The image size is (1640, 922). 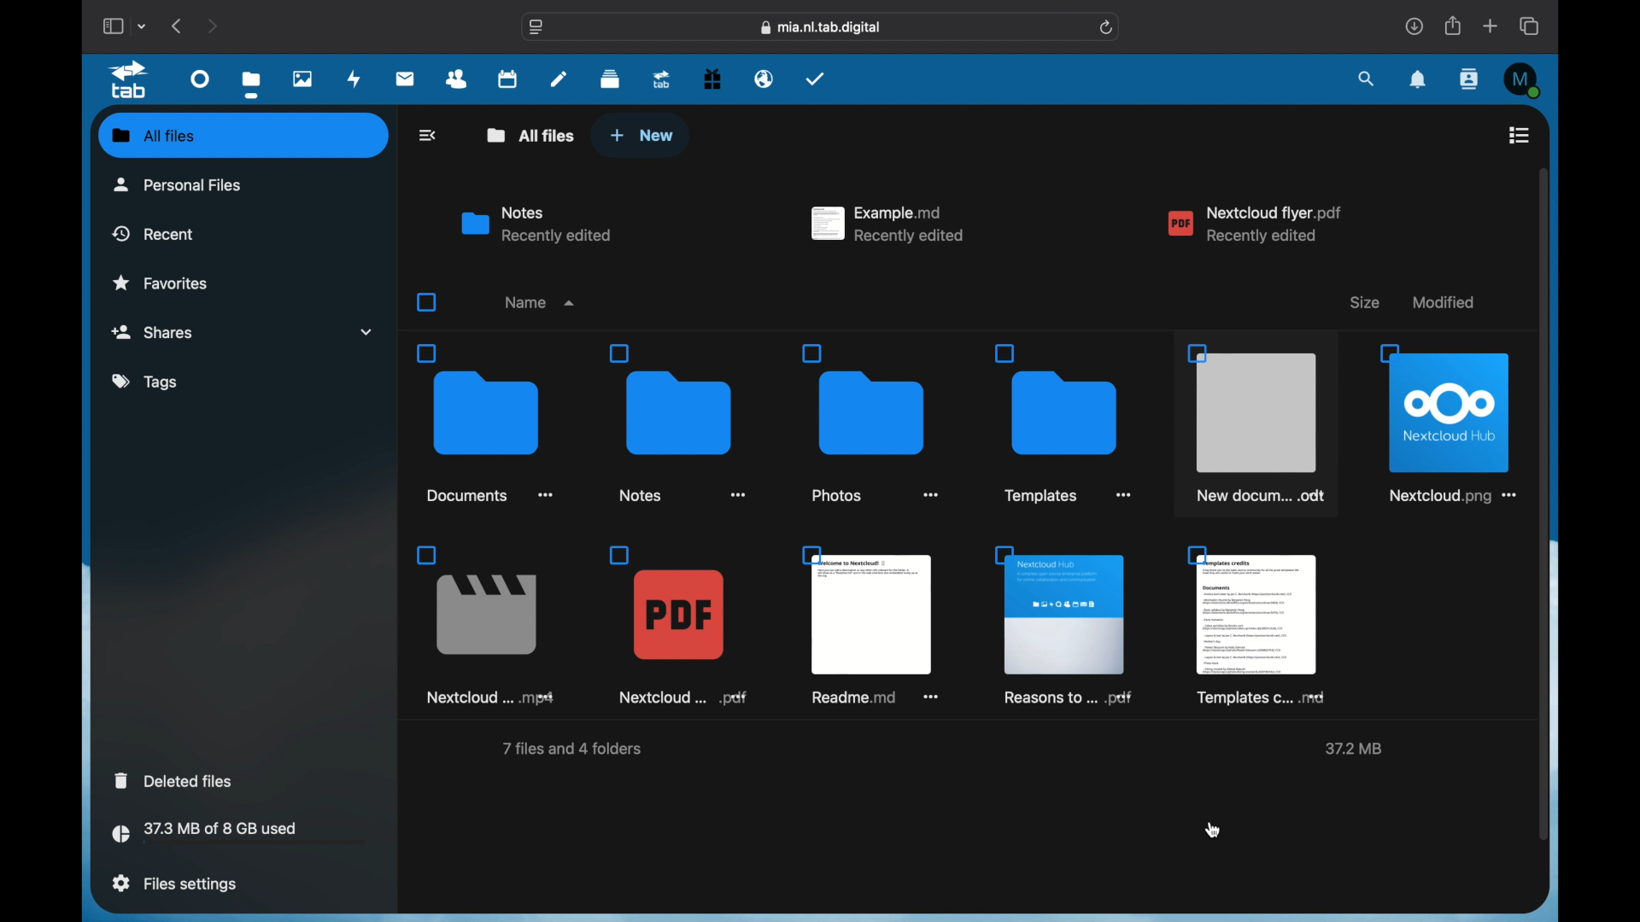 What do you see at coordinates (1108, 28) in the screenshot?
I see `refresh` at bounding box center [1108, 28].